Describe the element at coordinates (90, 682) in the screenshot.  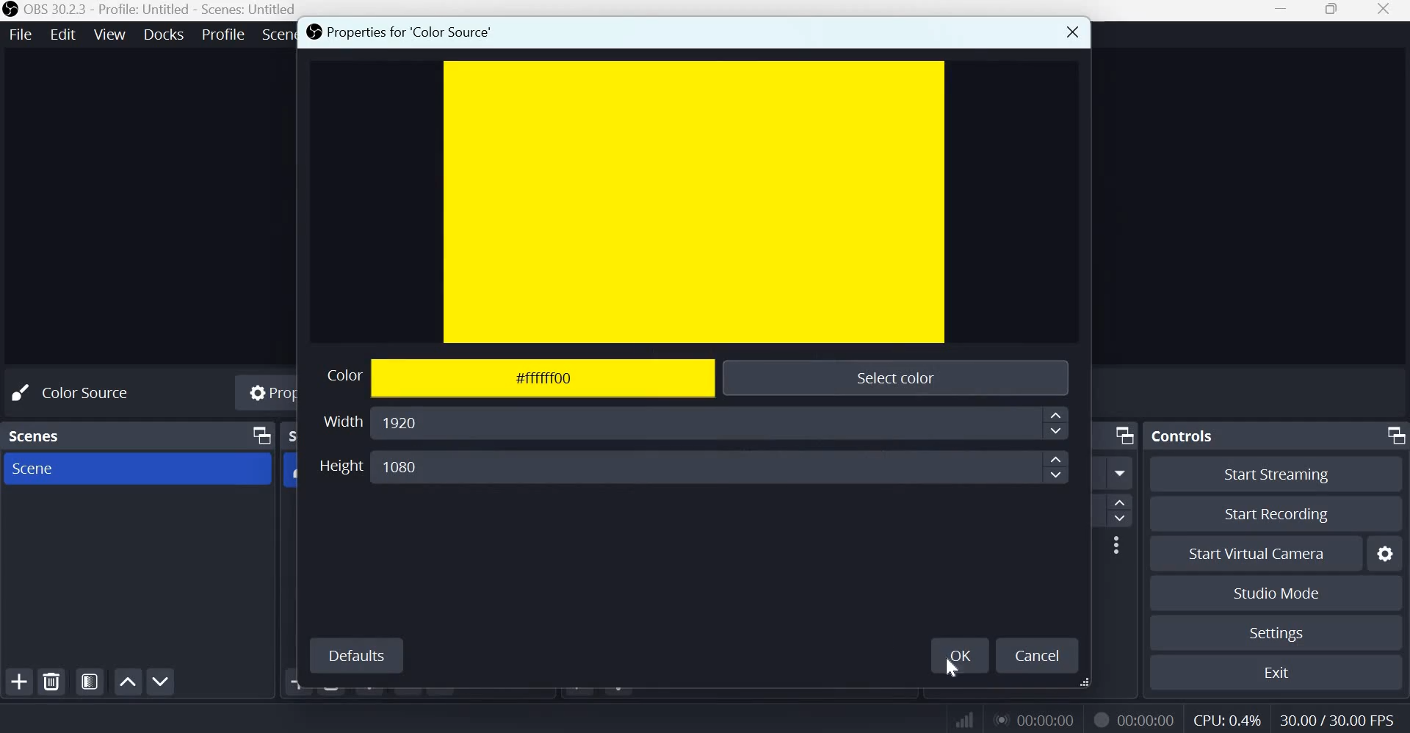
I see `Open scene filters` at that location.